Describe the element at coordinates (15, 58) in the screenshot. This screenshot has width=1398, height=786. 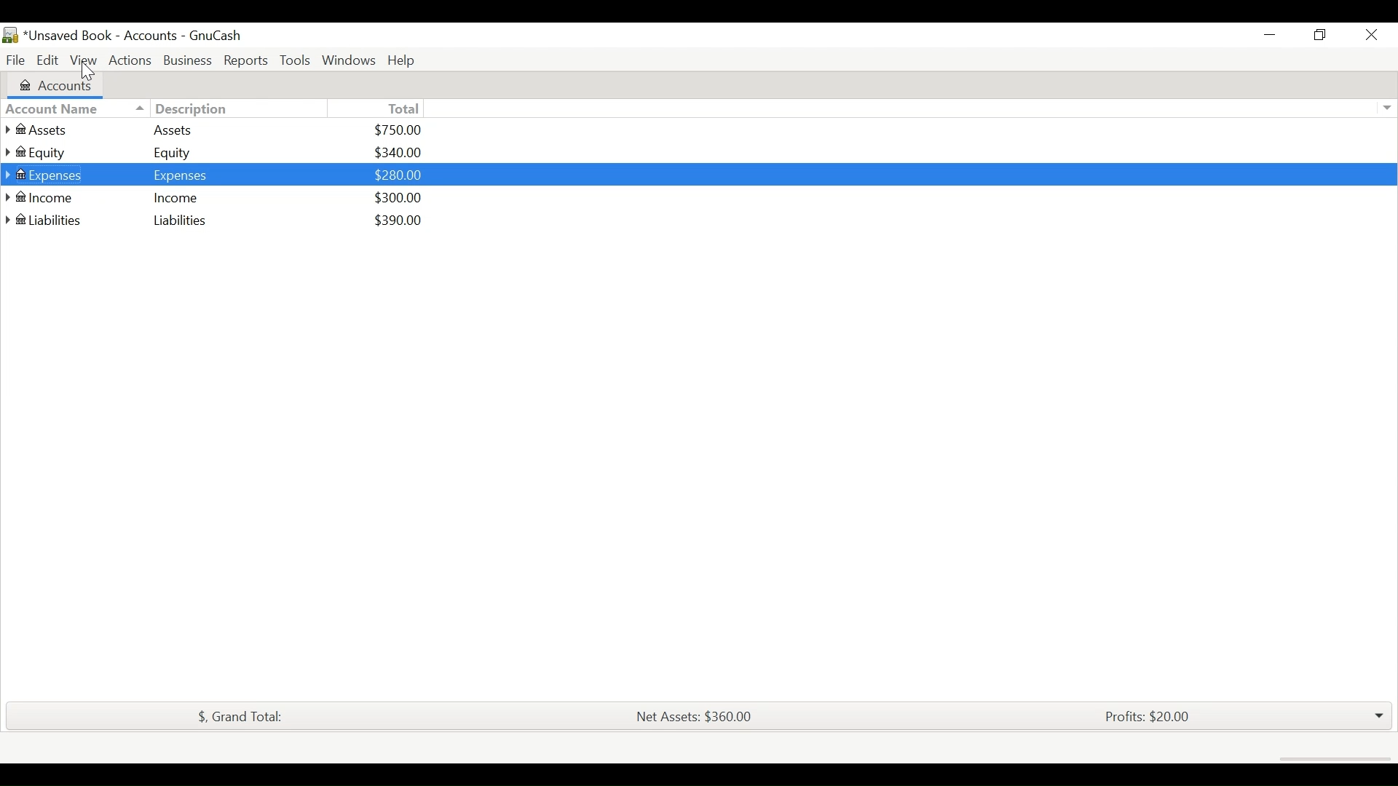
I see `File` at that location.